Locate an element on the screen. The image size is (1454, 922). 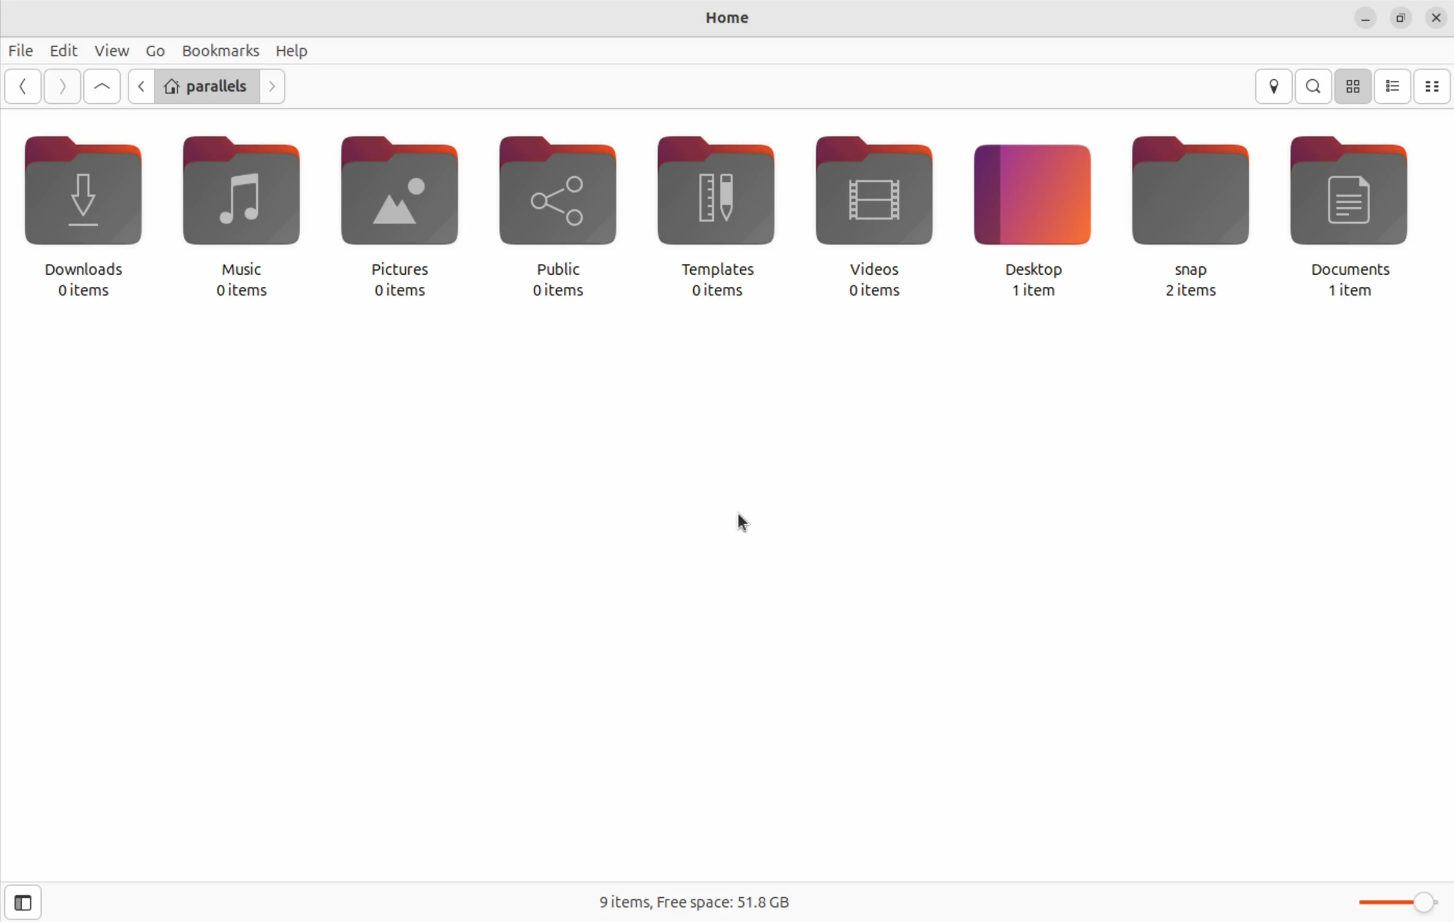
music is located at coordinates (237, 203).